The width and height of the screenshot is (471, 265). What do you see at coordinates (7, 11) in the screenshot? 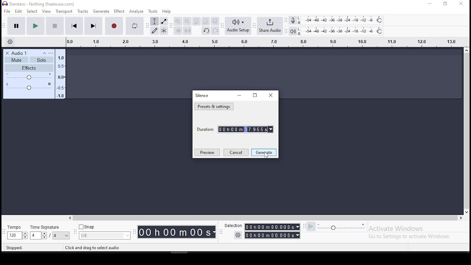
I see `file` at bounding box center [7, 11].